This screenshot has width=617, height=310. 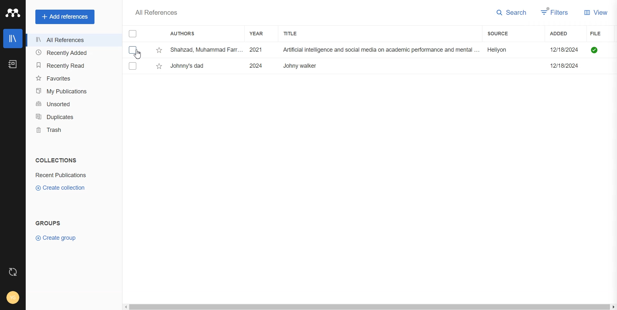 What do you see at coordinates (72, 104) in the screenshot?
I see `Unsorted` at bounding box center [72, 104].